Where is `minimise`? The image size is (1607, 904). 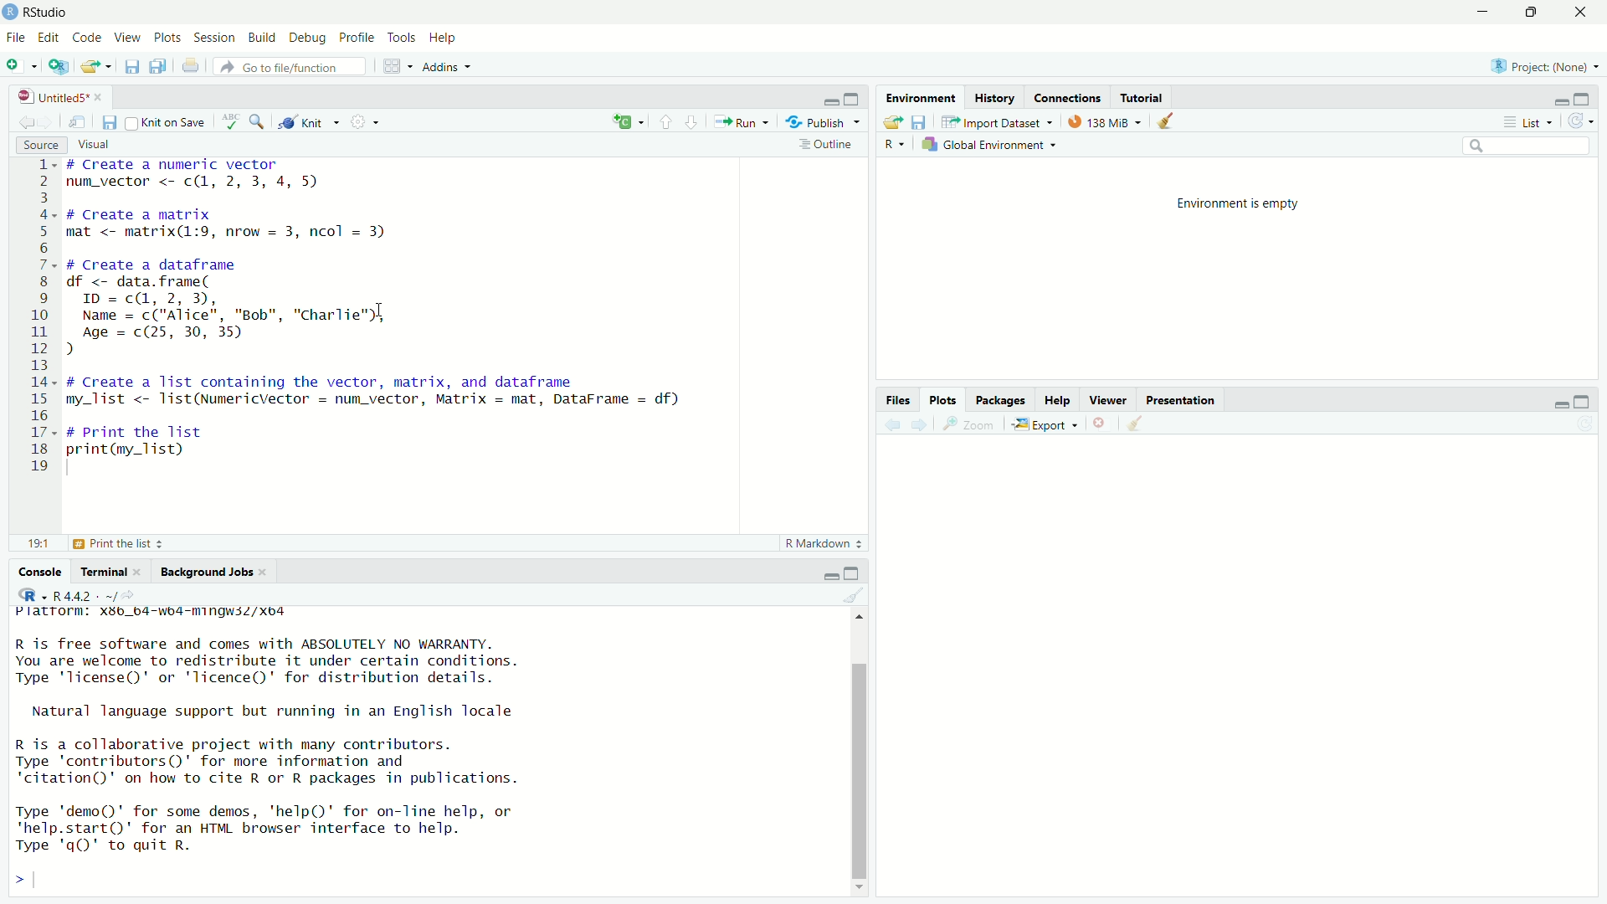 minimise is located at coordinates (1555, 406).